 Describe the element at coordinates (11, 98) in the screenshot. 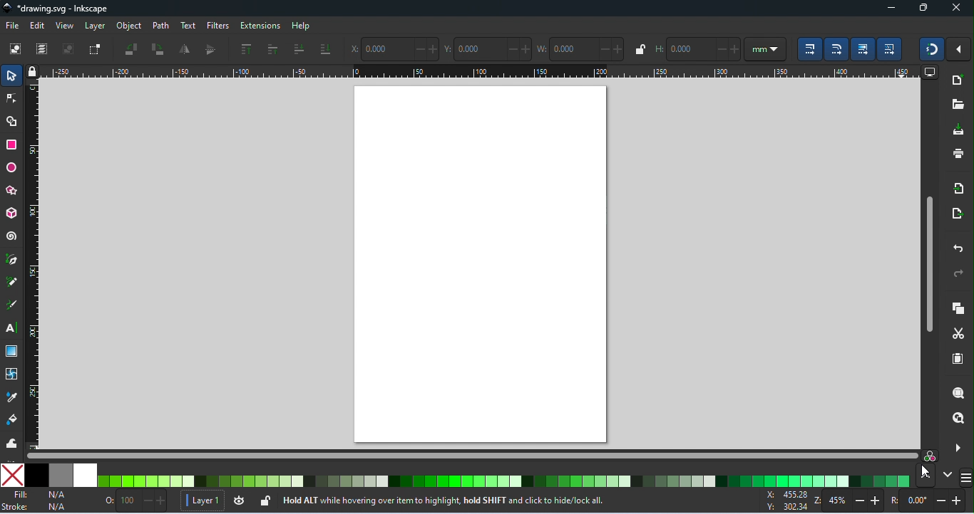

I see `node` at that location.